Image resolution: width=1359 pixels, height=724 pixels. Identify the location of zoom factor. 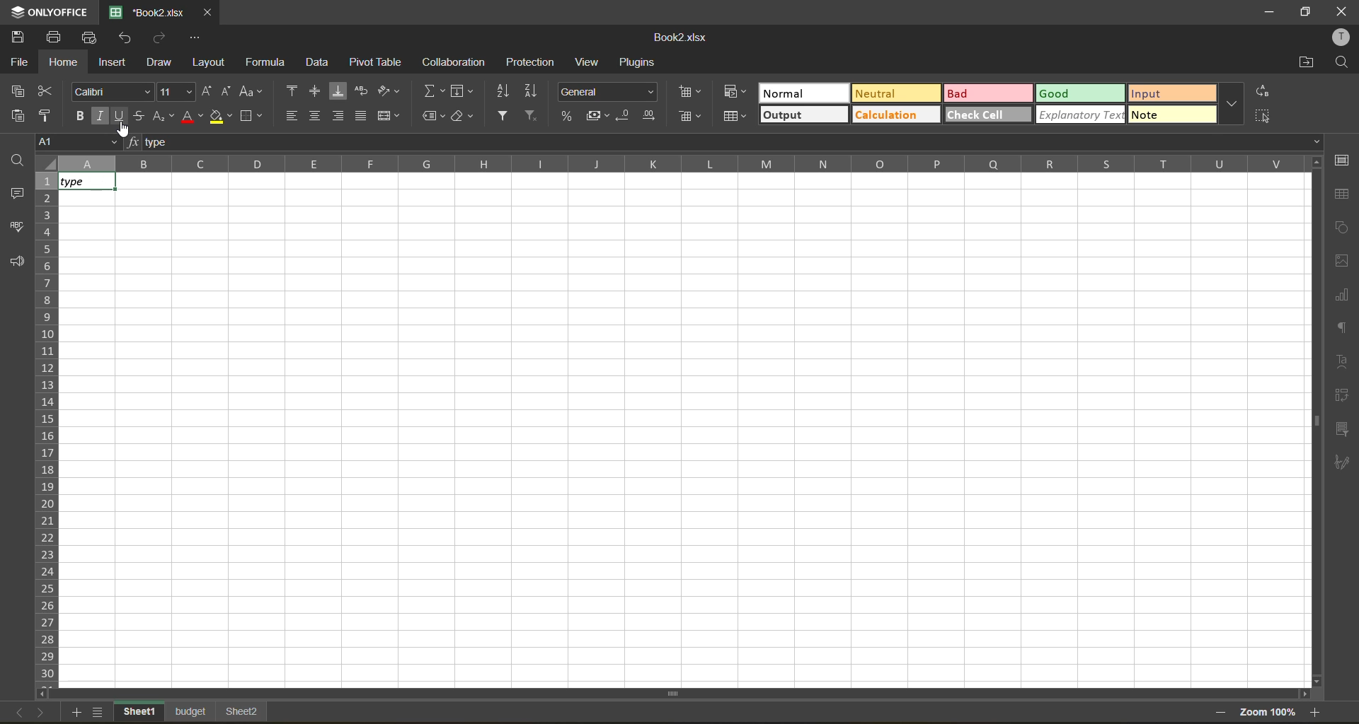
(1269, 711).